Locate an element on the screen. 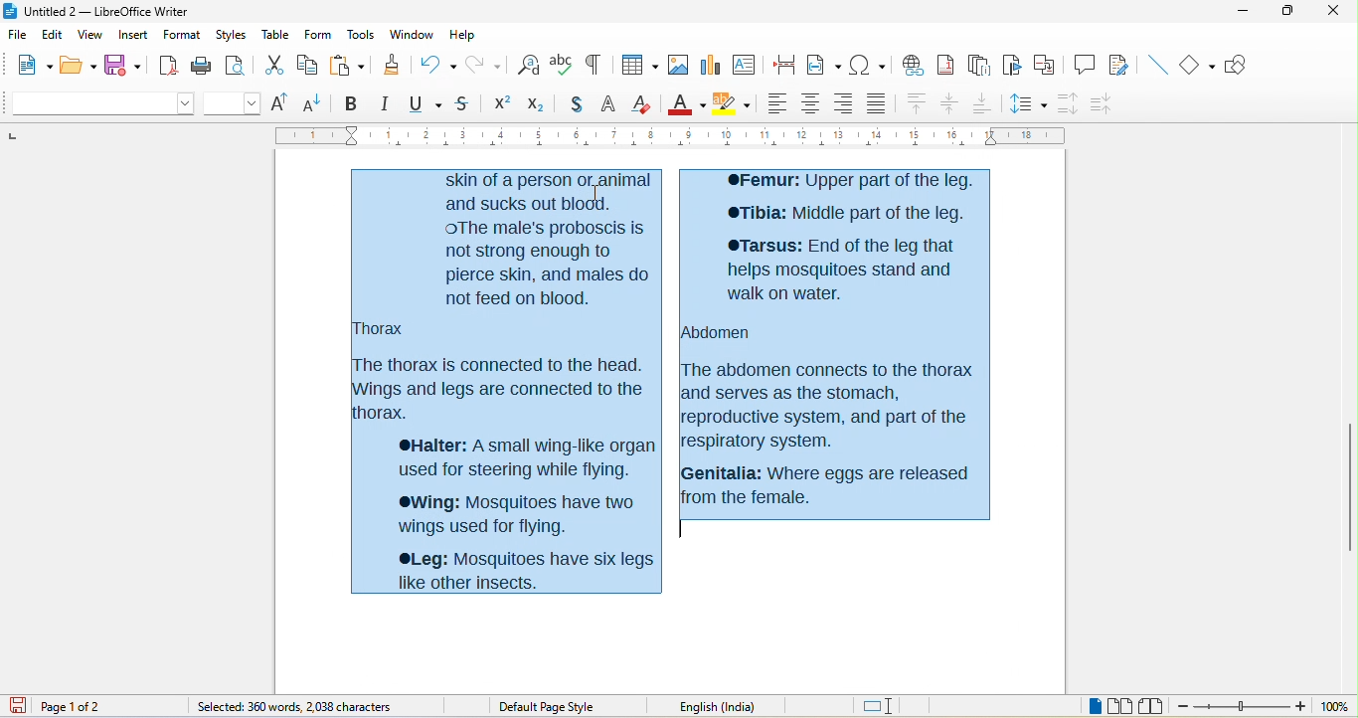 The height and width of the screenshot is (718, 1358). edit is located at coordinates (52, 35).